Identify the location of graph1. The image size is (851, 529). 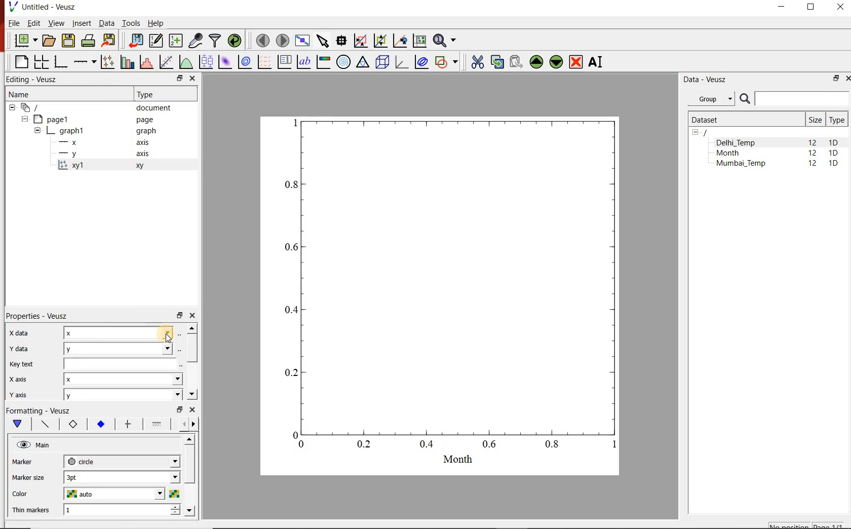
(96, 131).